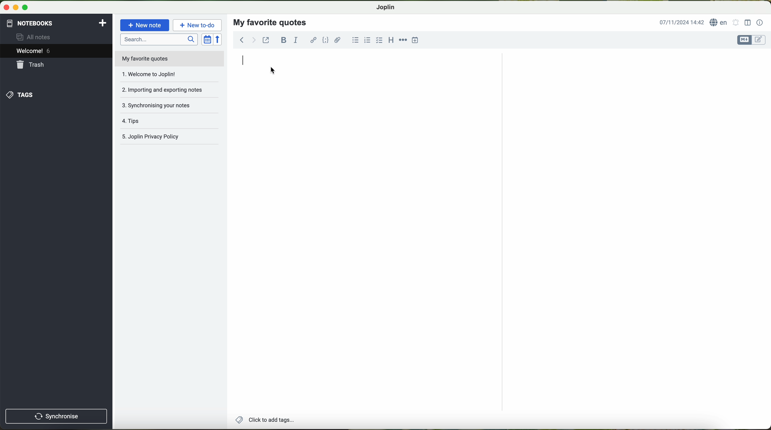 This screenshot has width=771, height=430. I want to click on horizontal rule, so click(403, 40).